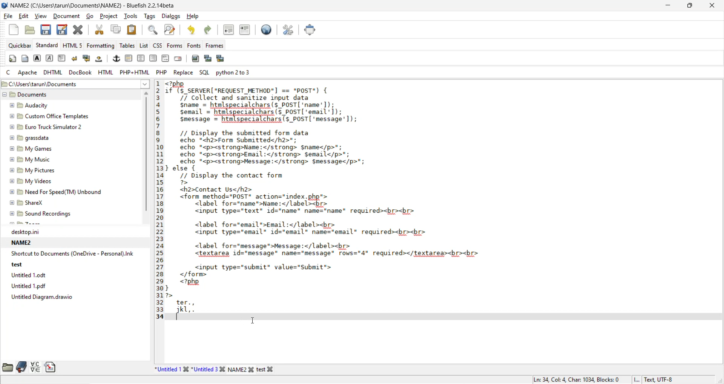 The image size is (724, 384). What do you see at coordinates (117, 59) in the screenshot?
I see `anchor` at bounding box center [117, 59].